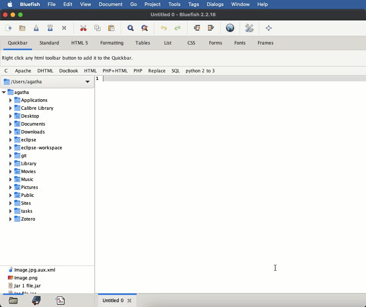  I want to click on standard, so click(49, 43).